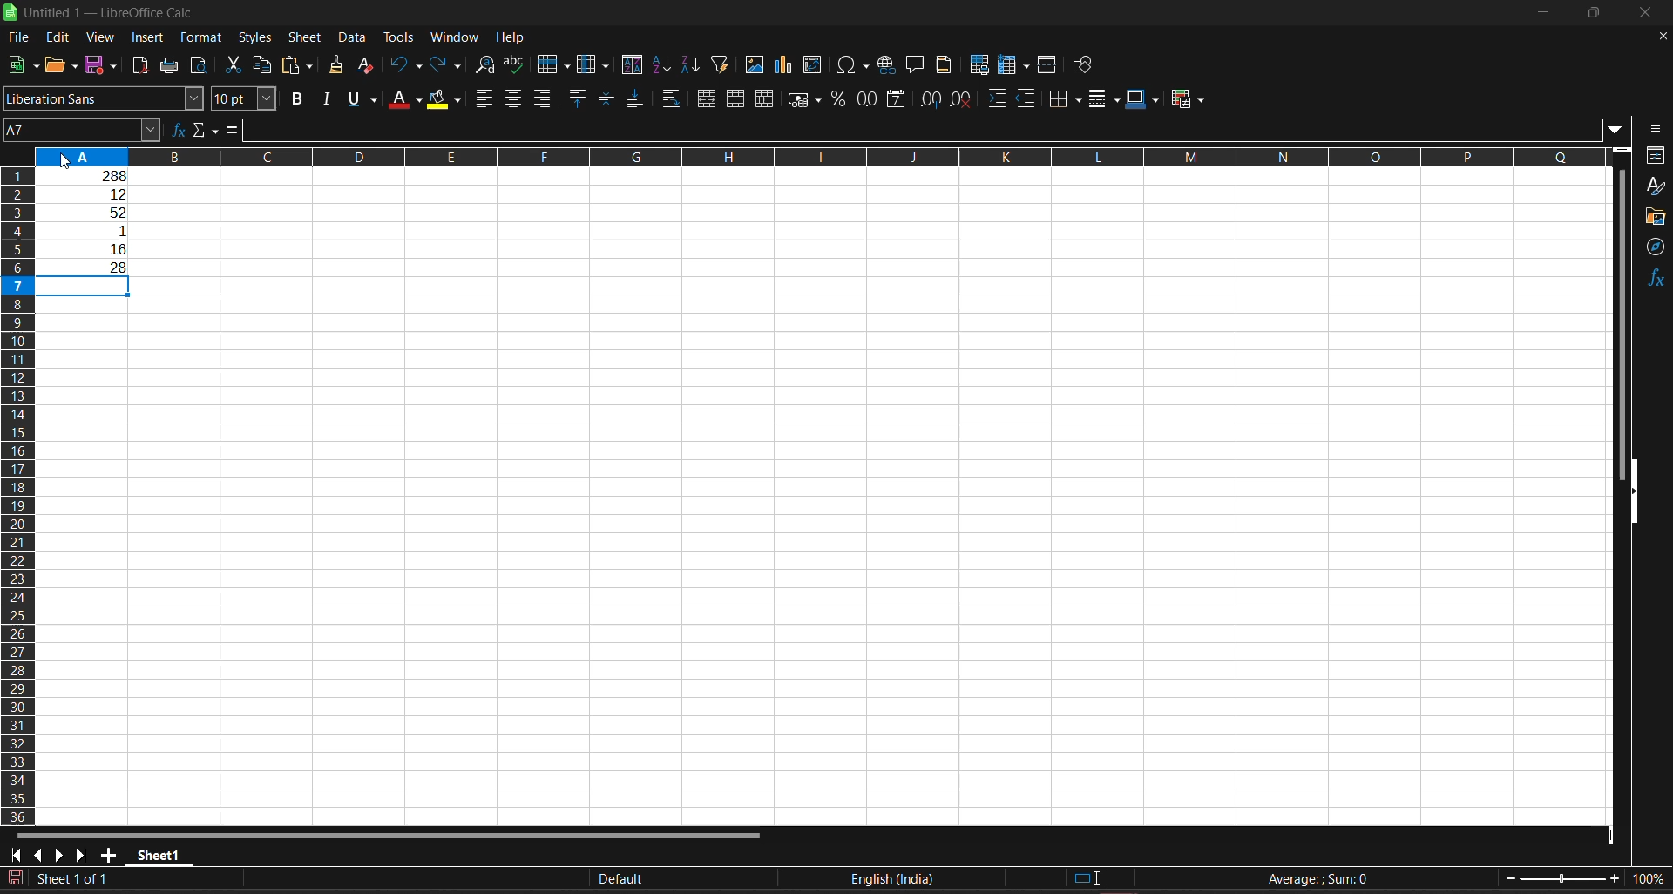 The image size is (1673, 894). Describe the element at coordinates (1102, 99) in the screenshot. I see `border style` at that location.